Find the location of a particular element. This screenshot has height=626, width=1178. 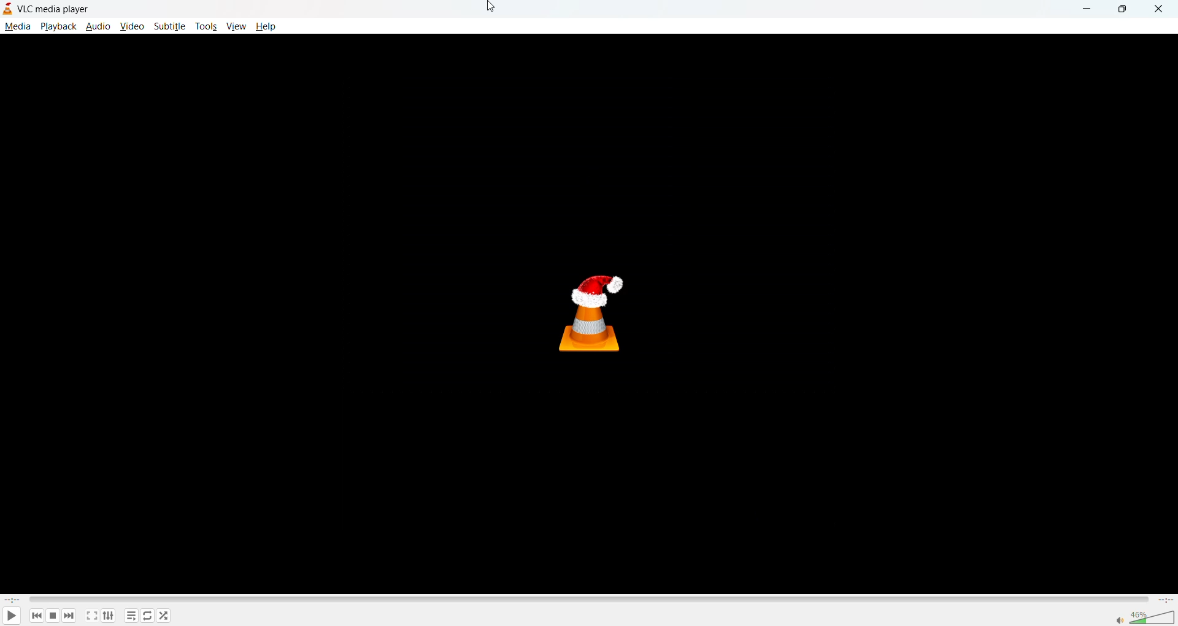

maximize is located at coordinates (1122, 10).